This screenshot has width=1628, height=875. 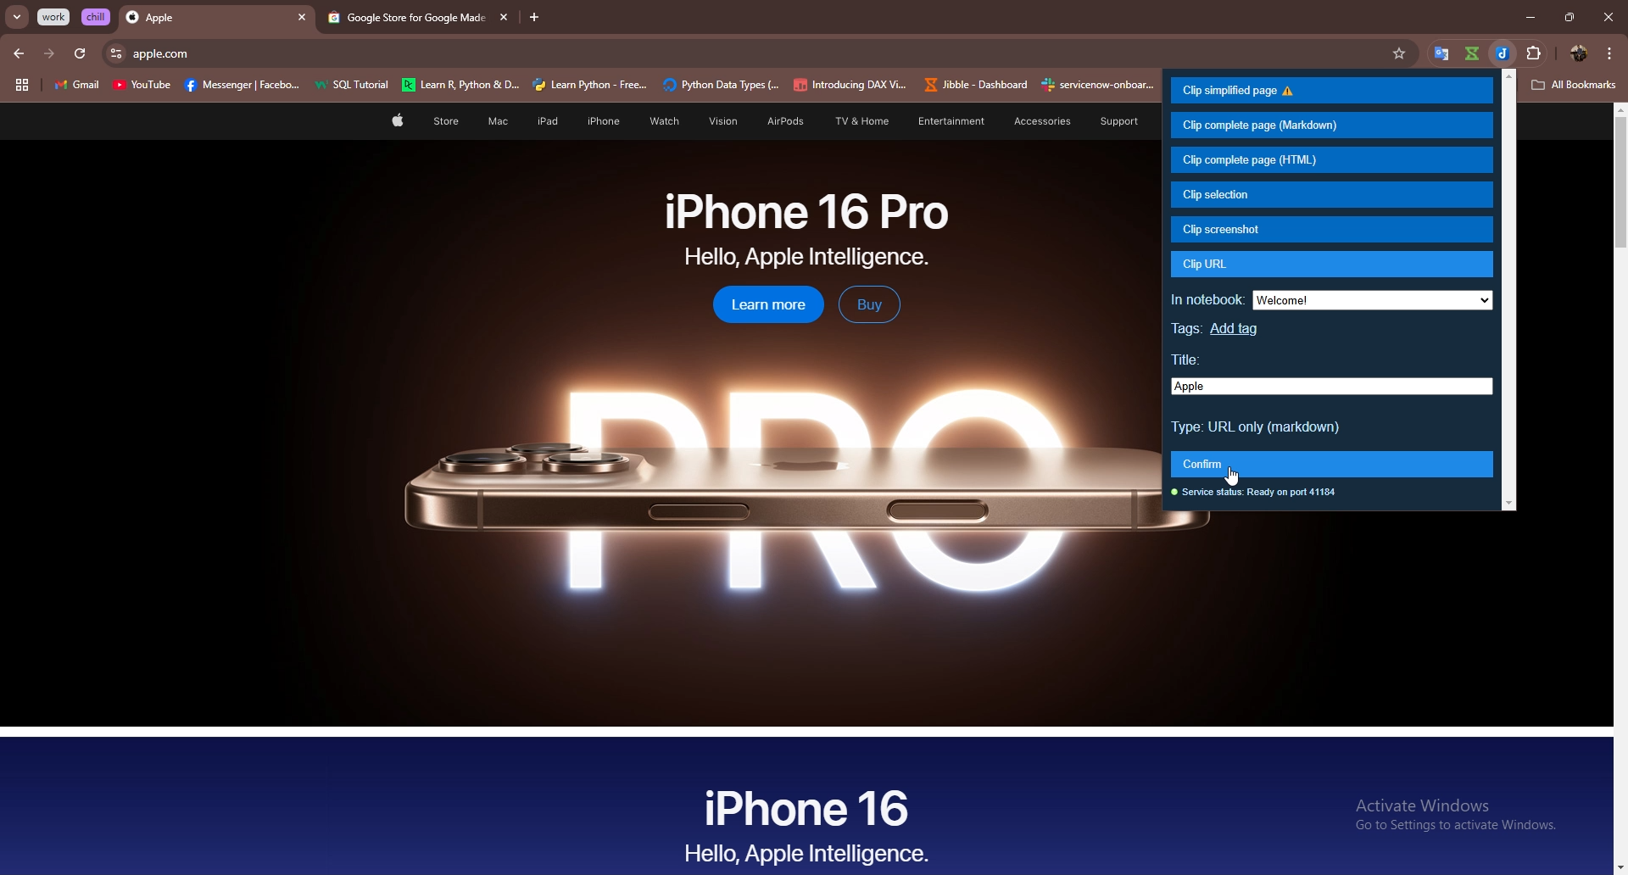 What do you see at coordinates (748, 488) in the screenshot?
I see `iphone image` at bounding box center [748, 488].